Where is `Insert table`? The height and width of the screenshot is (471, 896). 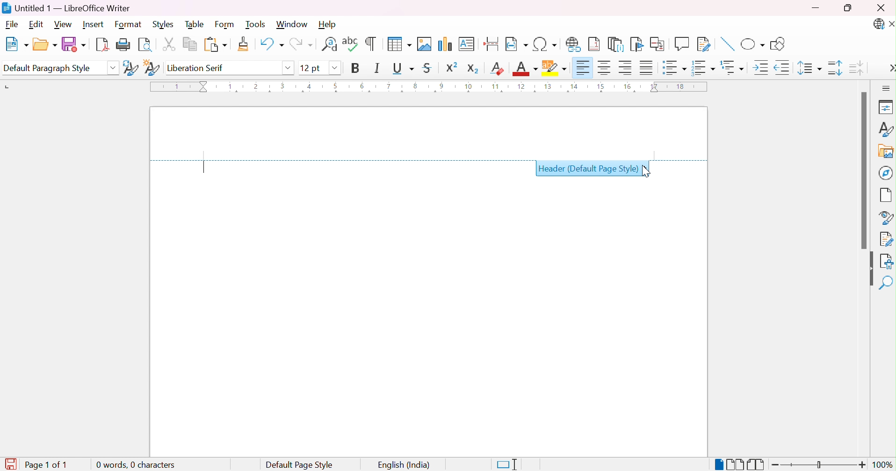
Insert table is located at coordinates (398, 43).